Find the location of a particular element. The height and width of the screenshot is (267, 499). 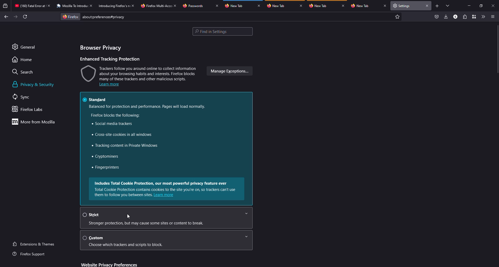

tab is located at coordinates (234, 5).